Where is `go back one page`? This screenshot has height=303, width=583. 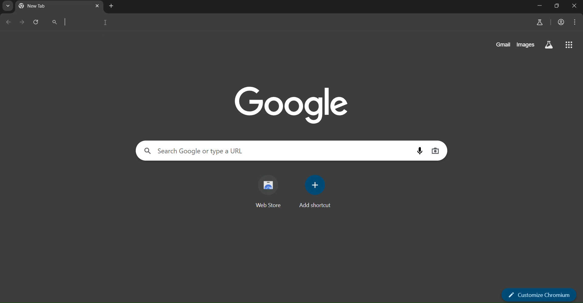
go back one page is located at coordinates (7, 22).